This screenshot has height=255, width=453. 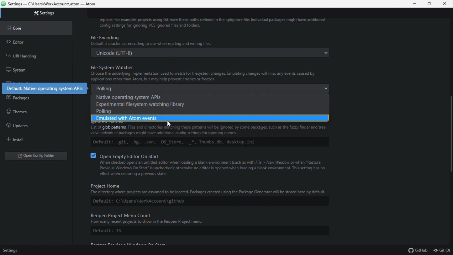 What do you see at coordinates (175, 143) in the screenshot?
I see `Default: .git, .hg, .svn, .DS Store, ._*, Thumbs.db, desktop.ini` at bounding box center [175, 143].